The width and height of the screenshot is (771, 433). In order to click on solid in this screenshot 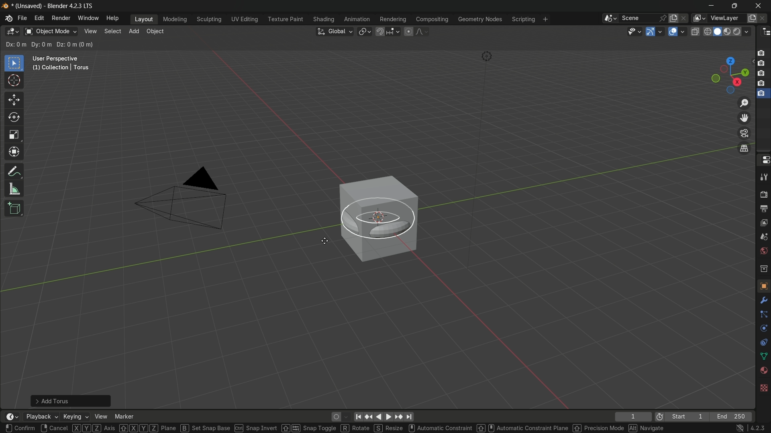, I will do `click(718, 32)`.